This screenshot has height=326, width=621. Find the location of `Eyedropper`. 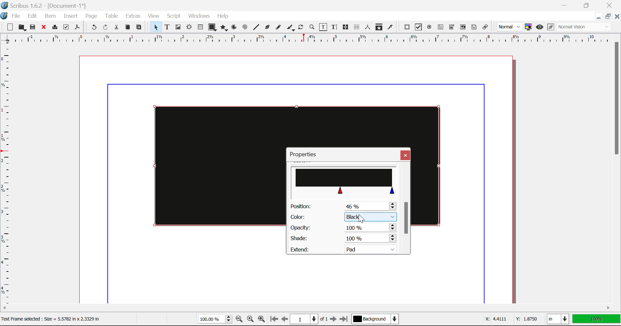

Eyedropper is located at coordinates (390, 28).